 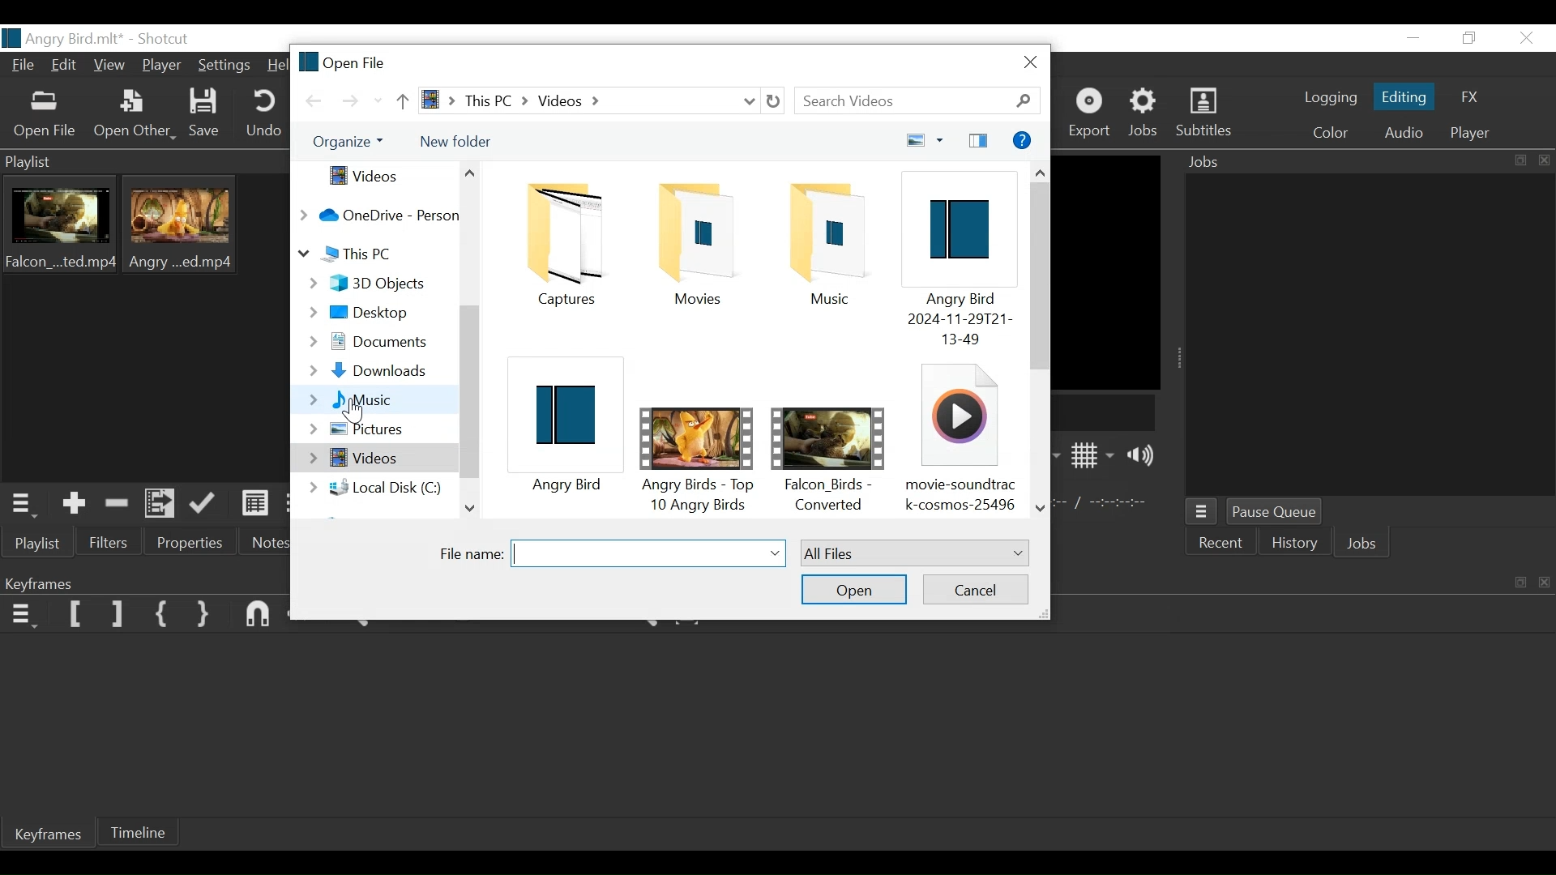 What do you see at coordinates (205, 507) in the screenshot?
I see `Update` at bounding box center [205, 507].